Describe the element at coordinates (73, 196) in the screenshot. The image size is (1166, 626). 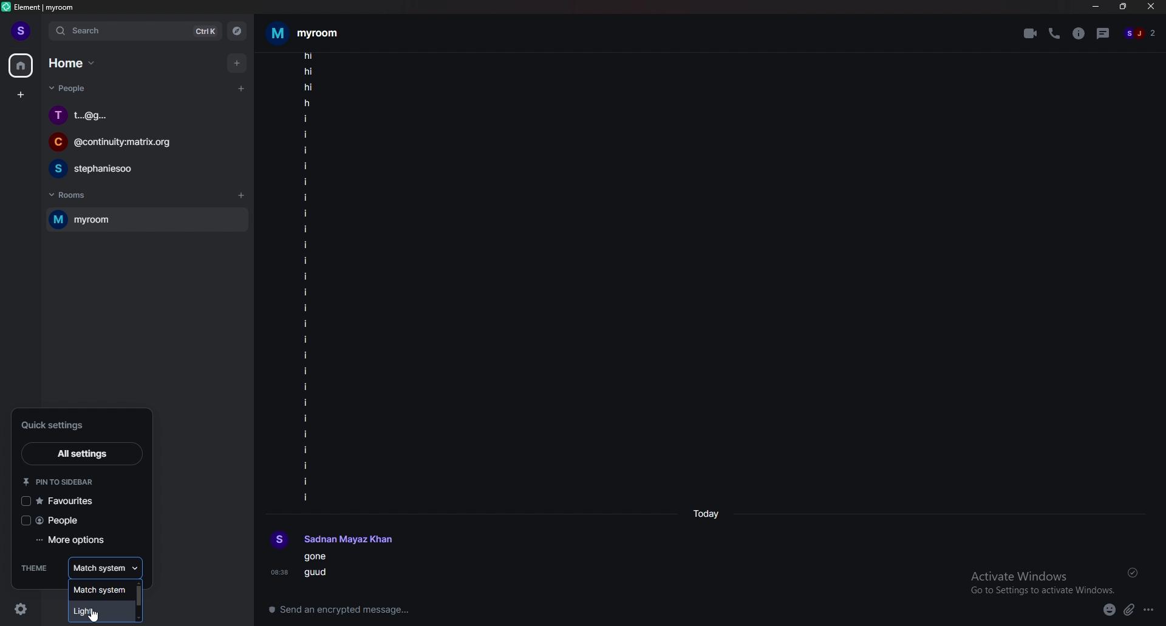
I see `rooms` at that location.